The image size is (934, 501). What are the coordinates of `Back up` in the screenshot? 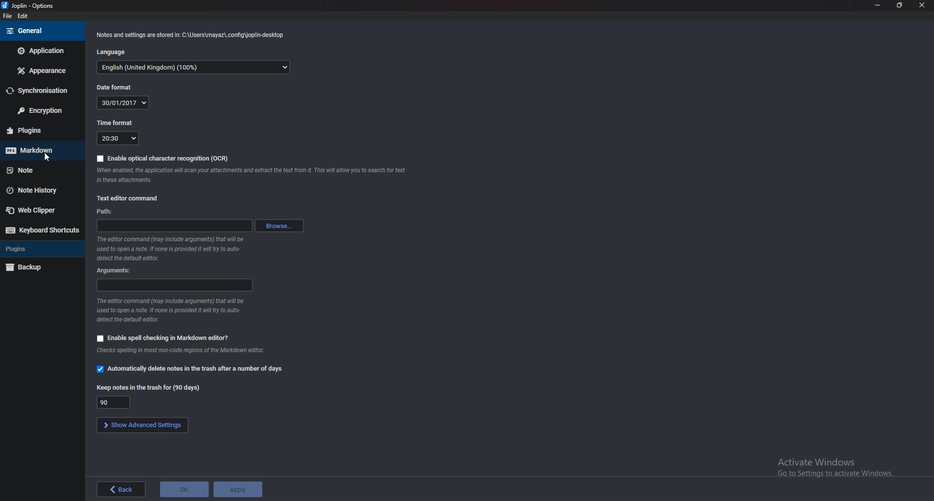 It's located at (39, 268).